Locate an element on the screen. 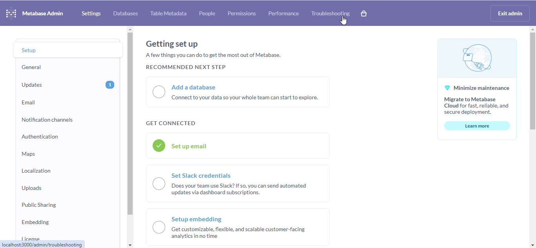 The image size is (536, 248). metabase admin is located at coordinates (43, 13).